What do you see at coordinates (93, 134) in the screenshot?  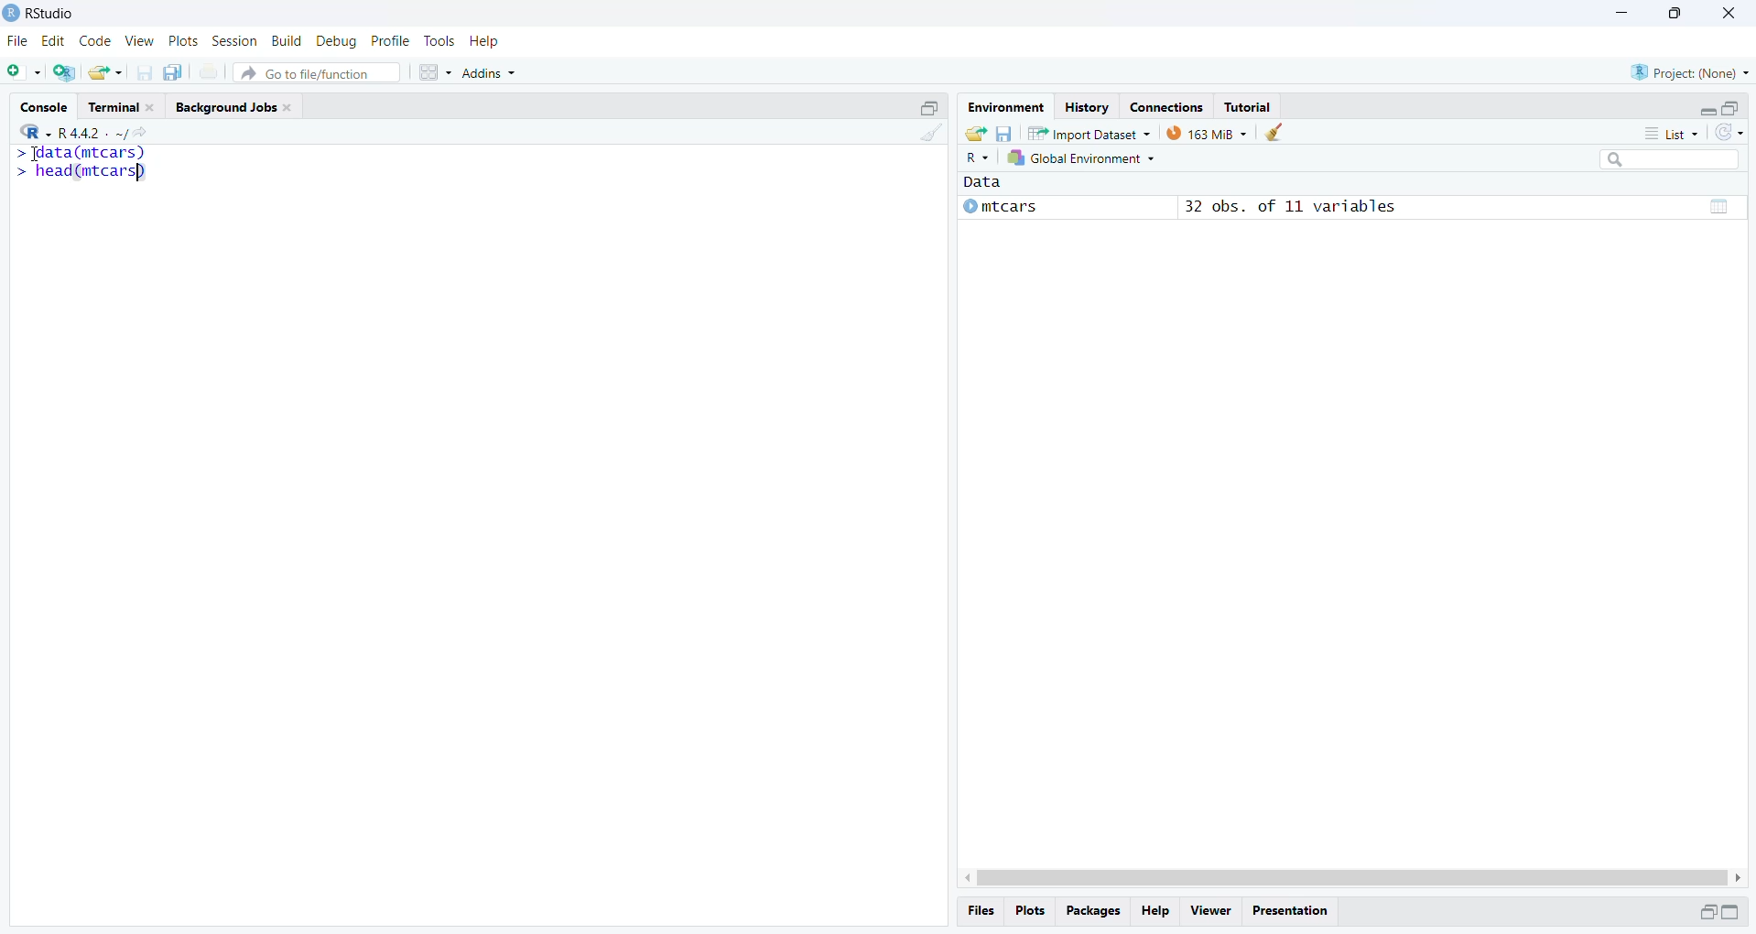 I see `R 4.4.2 ~/` at bounding box center [93, 134].